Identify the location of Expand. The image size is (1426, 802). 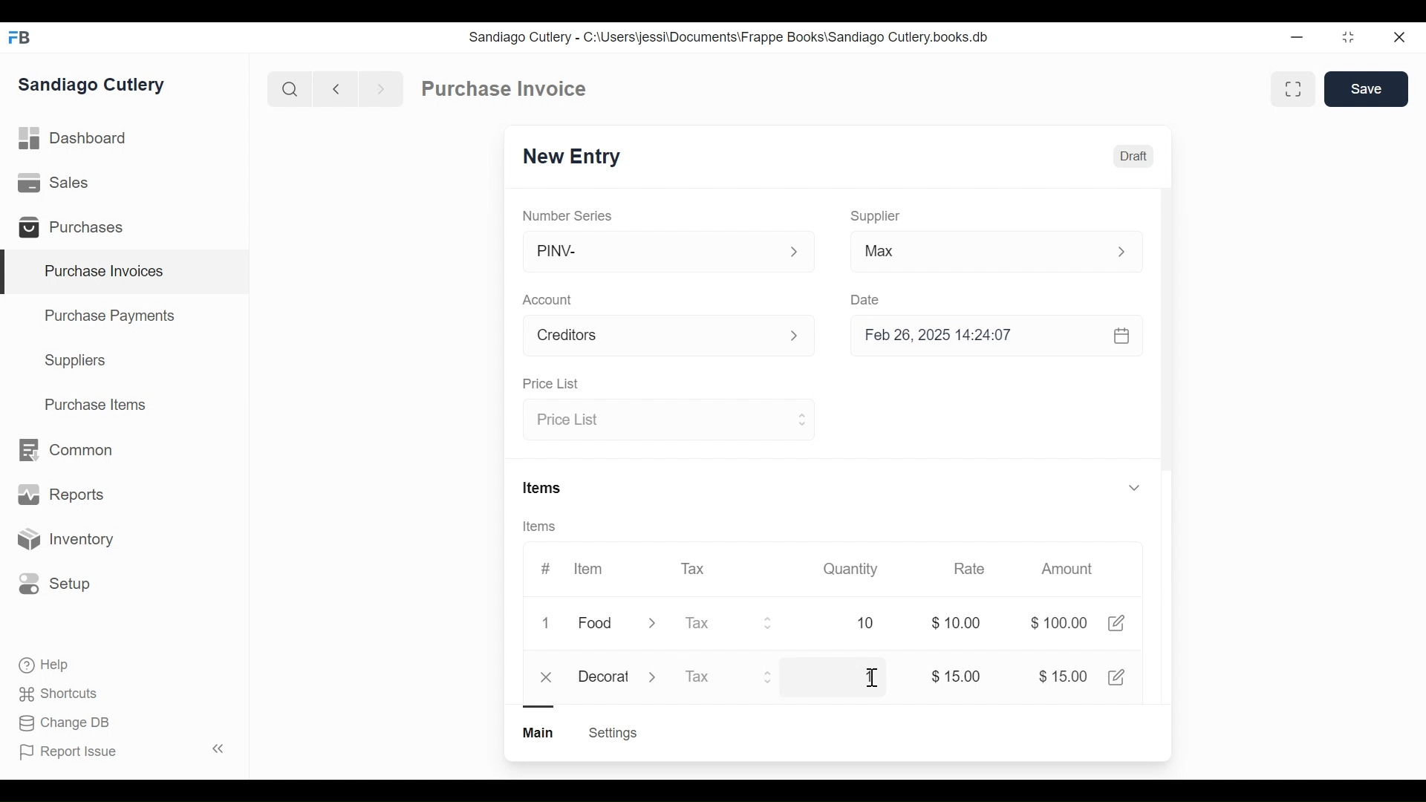
(803, 337).